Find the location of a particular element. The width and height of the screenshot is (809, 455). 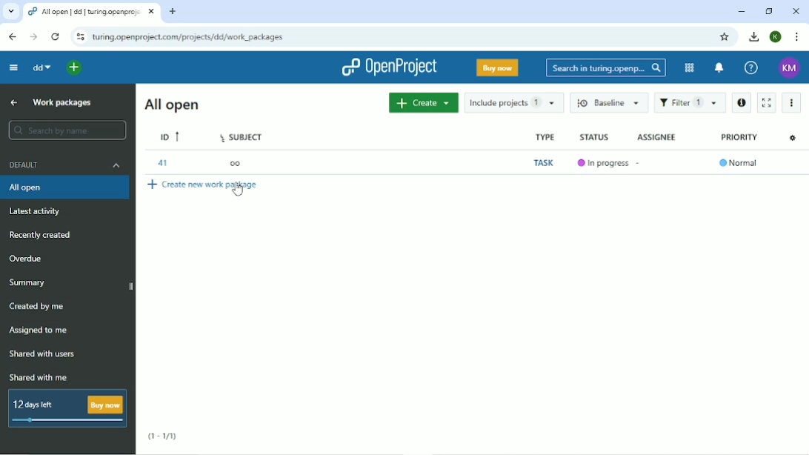

All open is located at coordinates (170, 104).